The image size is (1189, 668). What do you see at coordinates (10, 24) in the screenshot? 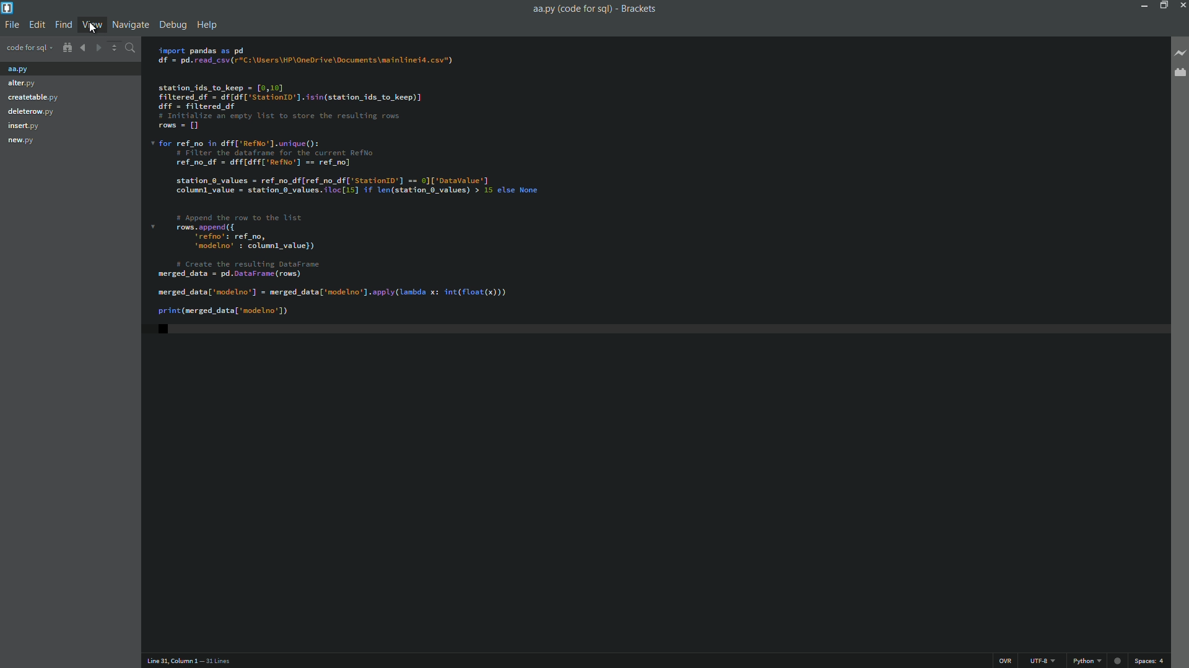
I see `file menu` at bounding box center [10, 24].